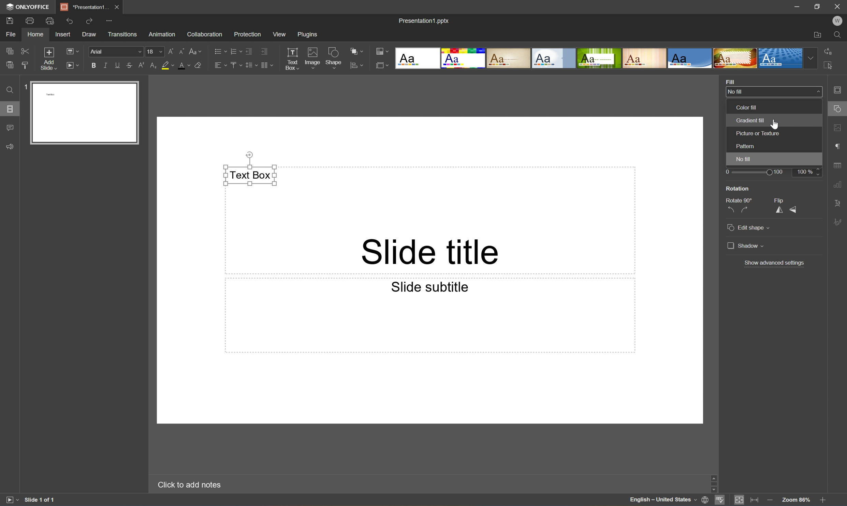 The width and height of the screenshot is (847, 506). What do you see at coordinates (308, 34) in the screenshot?
I see `Plugins` at bounding box center [308, 34].